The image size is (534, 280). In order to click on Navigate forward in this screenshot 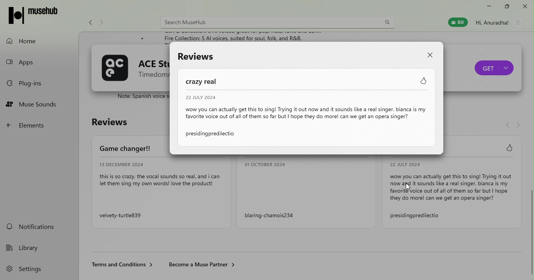, I will do `click(519, 126)`.